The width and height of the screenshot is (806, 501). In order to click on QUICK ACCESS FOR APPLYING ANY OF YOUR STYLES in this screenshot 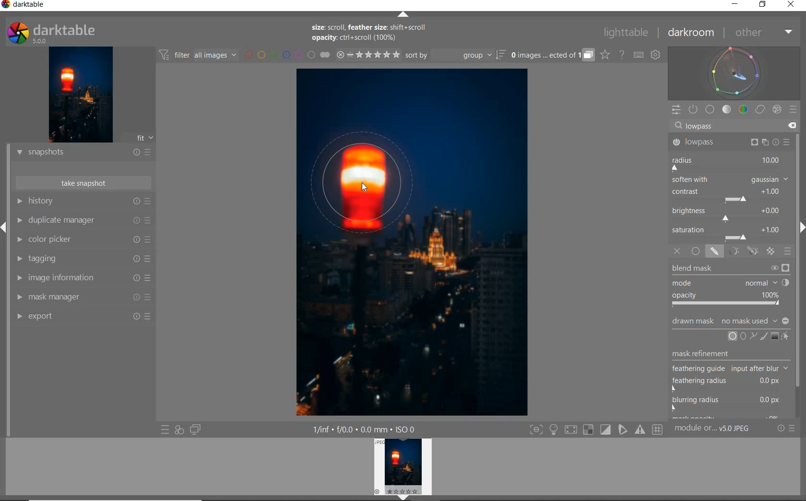, I will do `click(178, 430)`.